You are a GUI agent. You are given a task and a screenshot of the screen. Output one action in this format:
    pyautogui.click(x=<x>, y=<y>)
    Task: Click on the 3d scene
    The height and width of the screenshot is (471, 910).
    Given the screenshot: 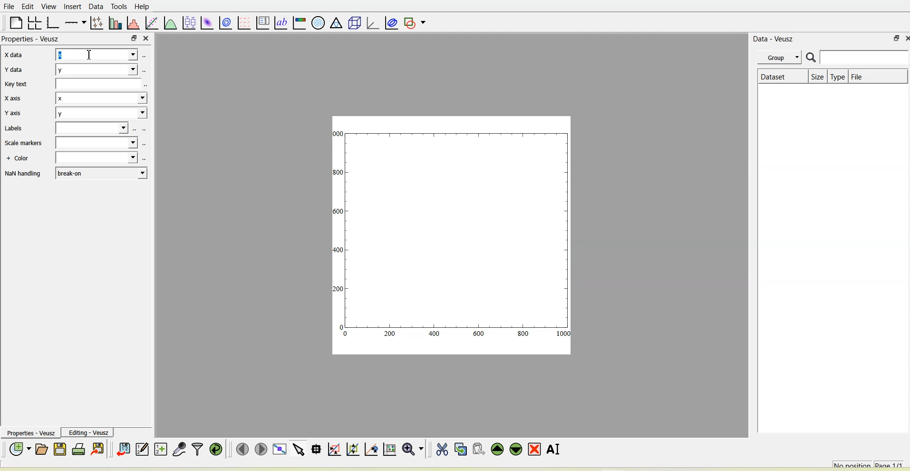 What is the action you would take?
    pyautogui.click(x=353, y=22)
    